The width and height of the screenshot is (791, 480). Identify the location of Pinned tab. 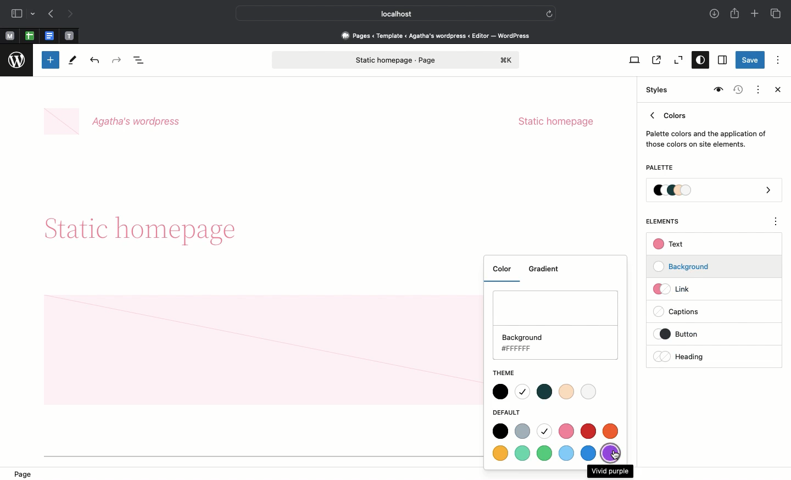
(9, 36).